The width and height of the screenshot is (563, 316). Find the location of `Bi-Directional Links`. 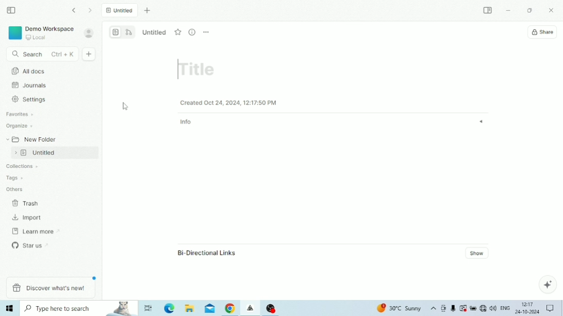

Bi-Directional Links is located at coordinates (206, 253).